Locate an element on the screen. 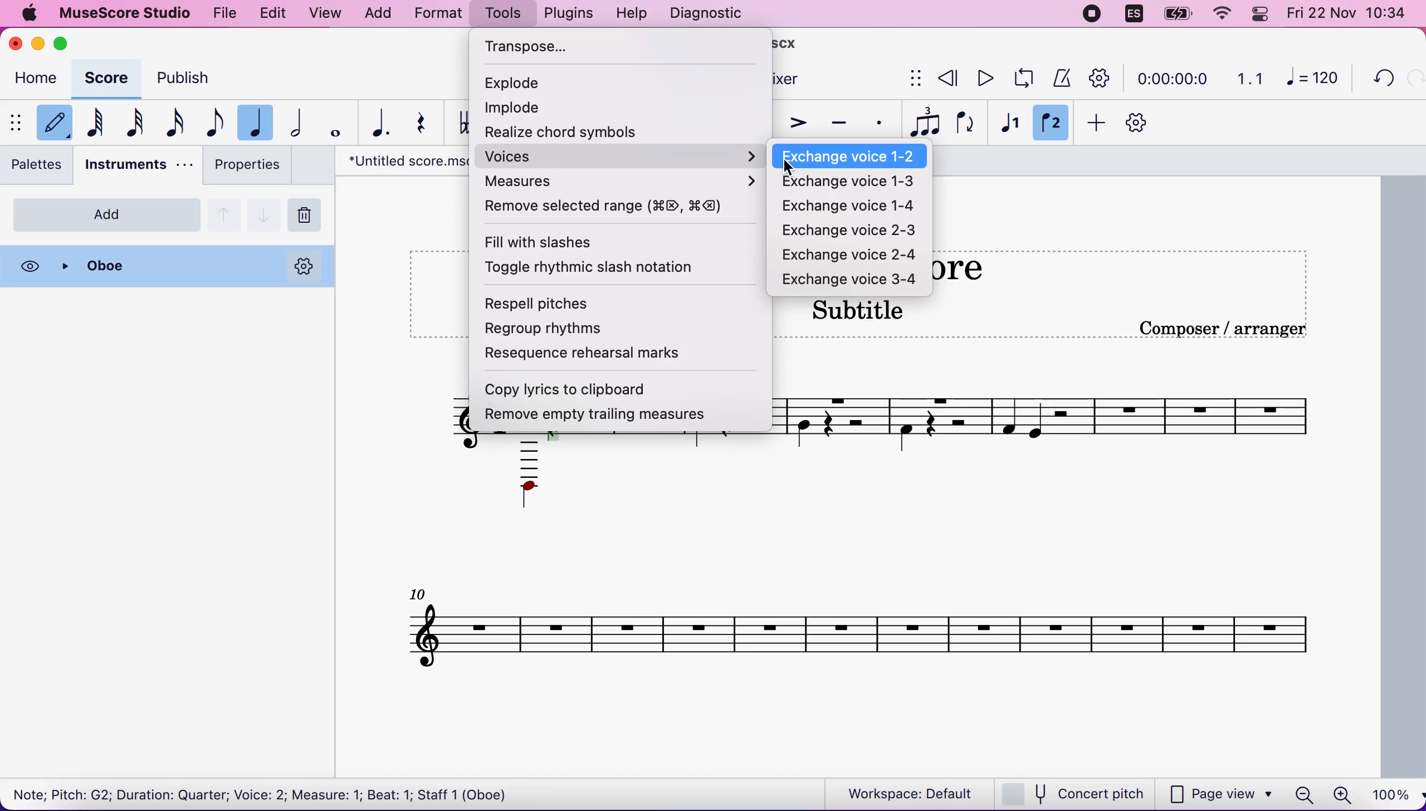 The width and height of the screenshot is (1426, 811). edit is located at coordinates (275, 15).